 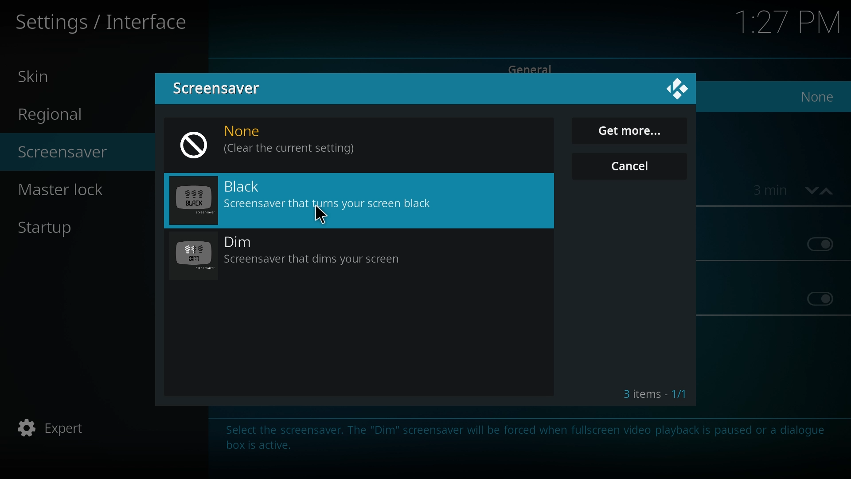 What do you see at coordinates (73, 112) in the screenshot?
I see `regional` at bounding box center [73, 112].